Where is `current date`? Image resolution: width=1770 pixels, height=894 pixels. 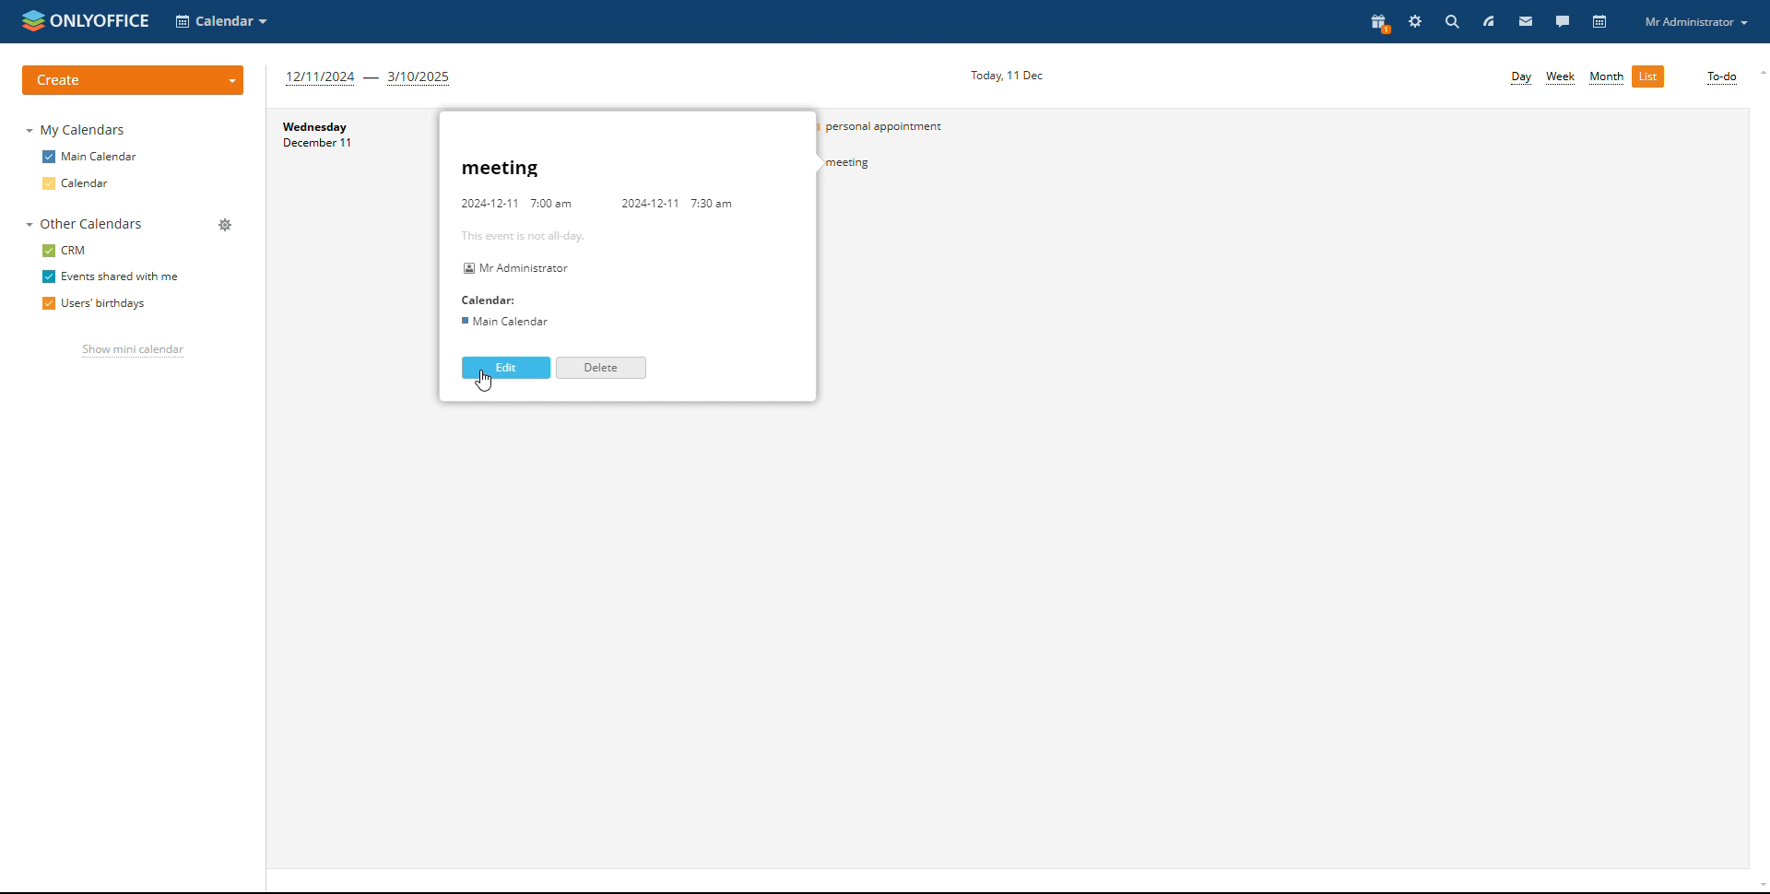 current date is located at coordinates (1002, 73).